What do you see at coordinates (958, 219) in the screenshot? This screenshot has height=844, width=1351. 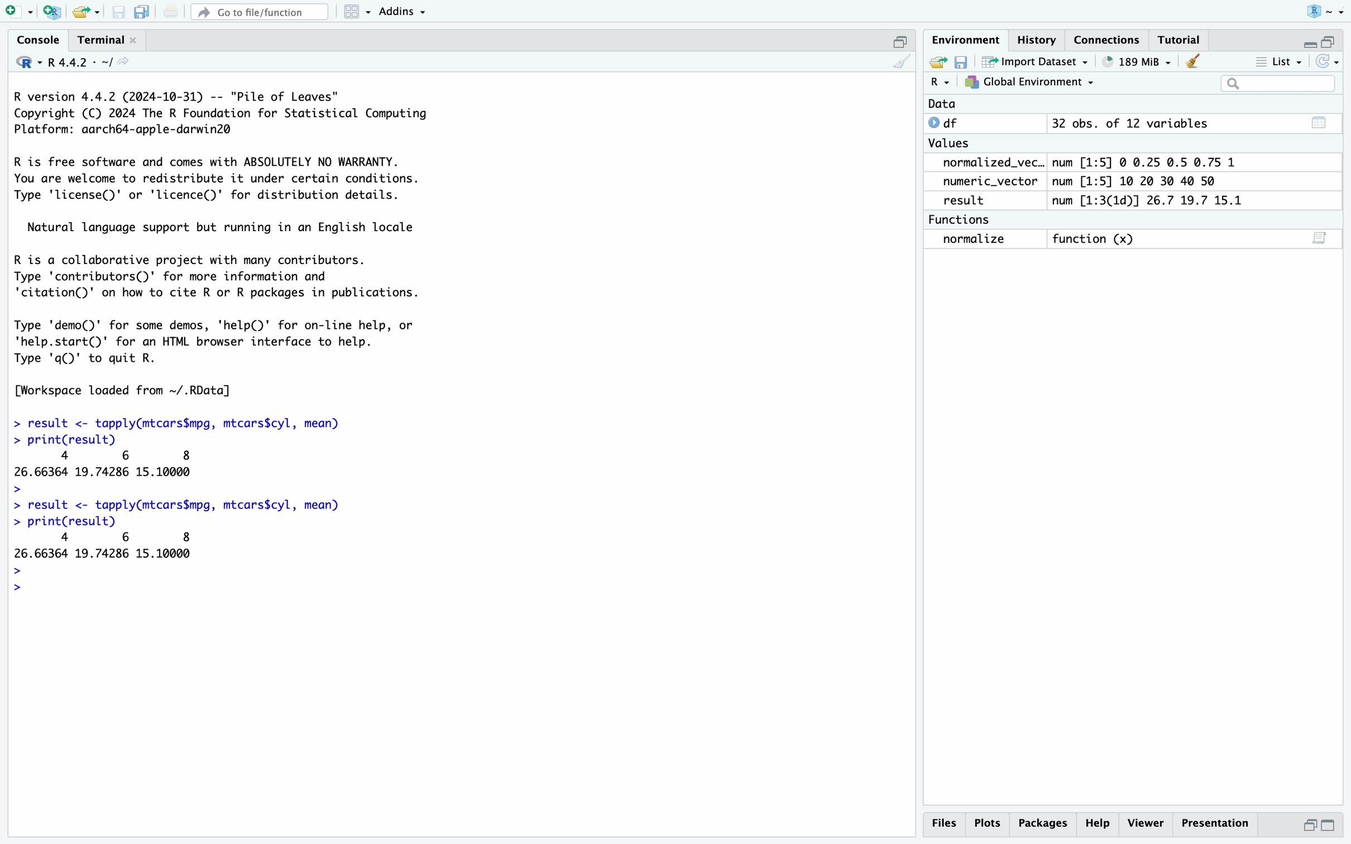 I see `Functions` at bounding box center [958, 219].